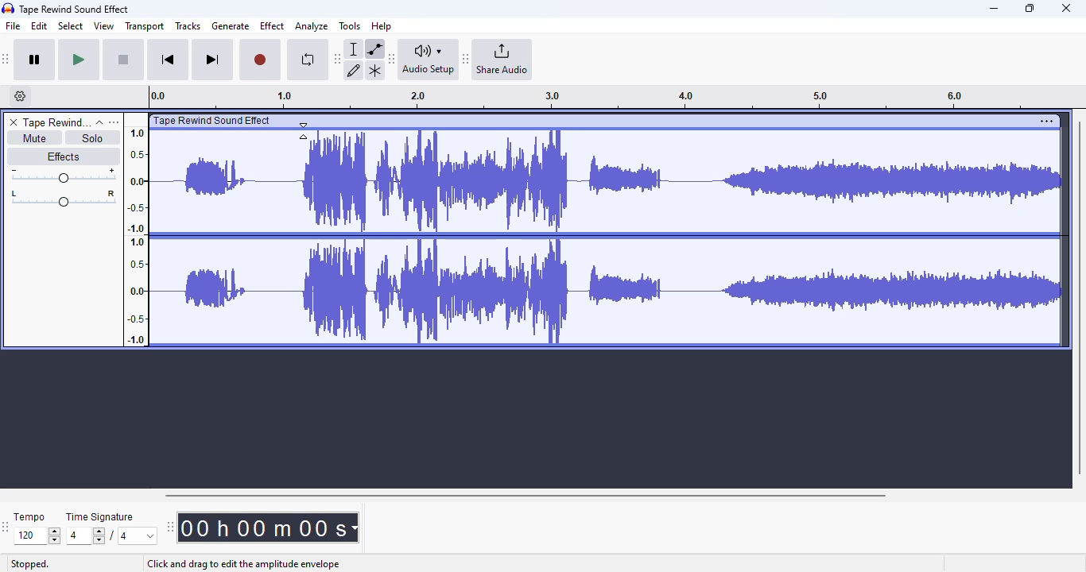  Describe the element at coordinates (211, 60) in the screenshot. I see `skip to end` at that location.